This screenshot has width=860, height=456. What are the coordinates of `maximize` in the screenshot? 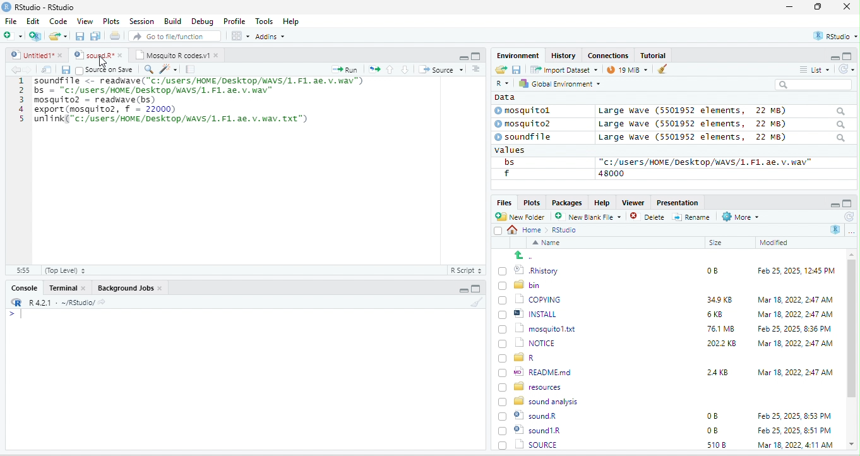 It's located at (847, 203).